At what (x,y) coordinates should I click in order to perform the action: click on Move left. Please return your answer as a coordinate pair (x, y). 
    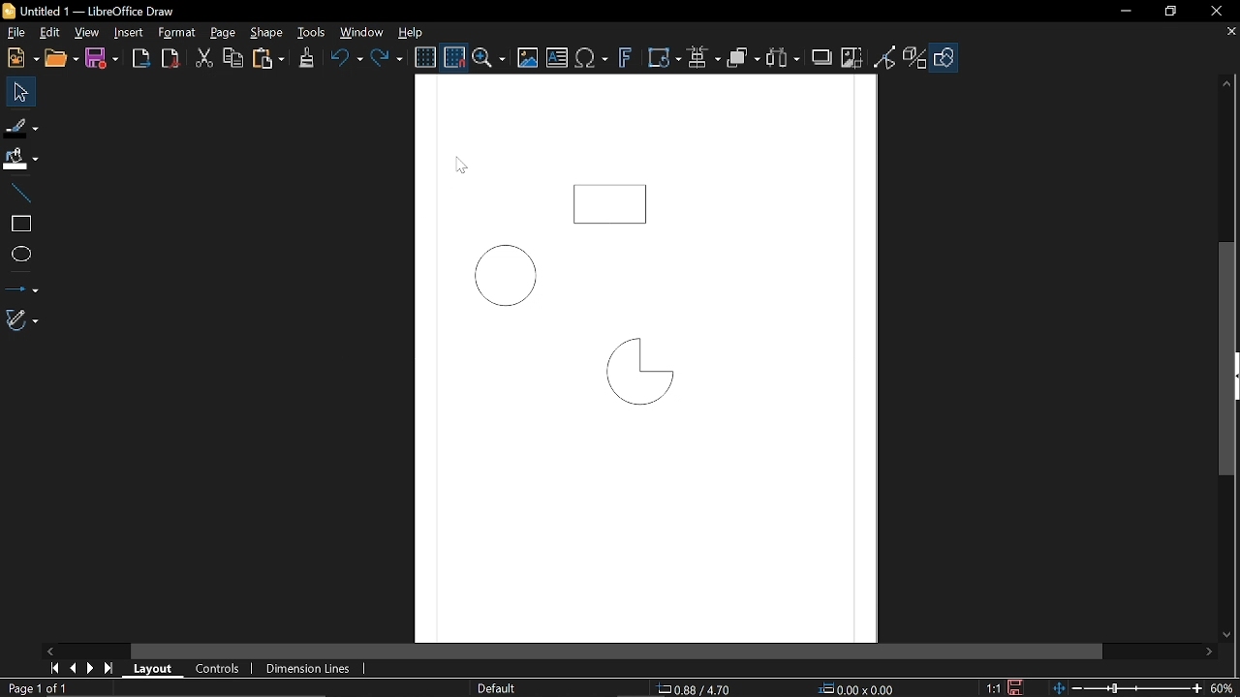
    Looking at the image, I should click on (49, 651).